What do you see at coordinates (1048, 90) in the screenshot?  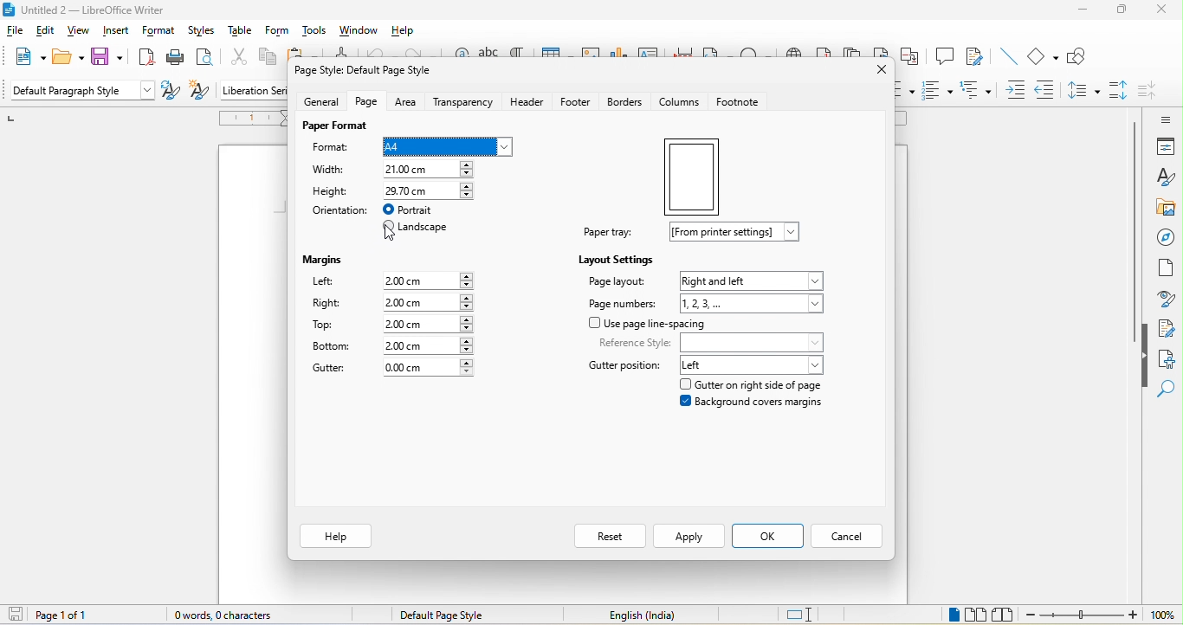 I see `decrease indent` at bounding box center [1048, 90].